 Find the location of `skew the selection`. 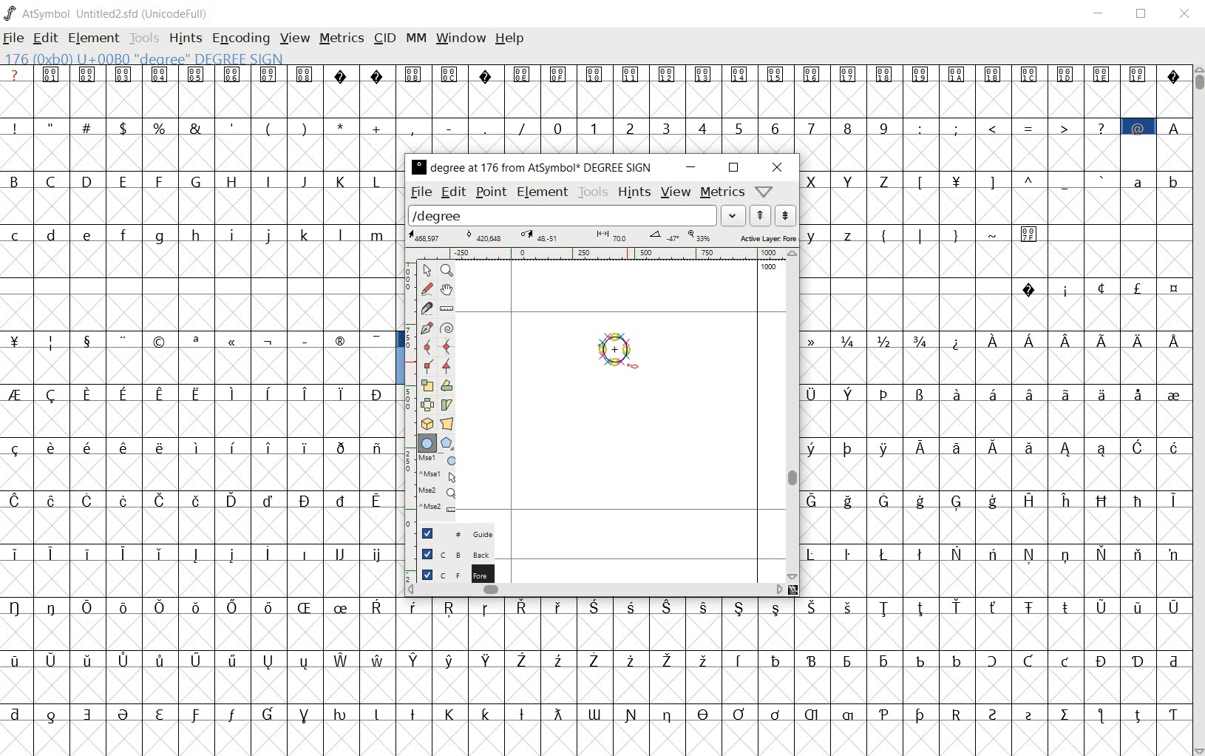

skew the selection is located at coordinates (447, 405).